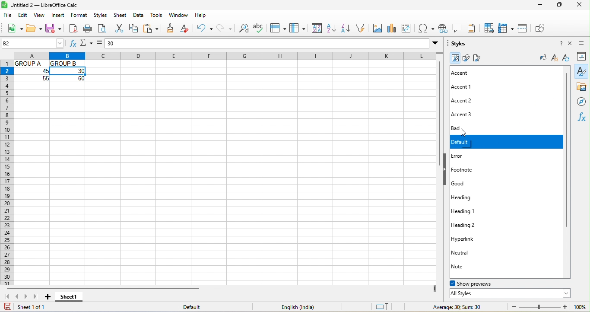 The height and width of the screenshot is (312, 590). I want to click on hypelink, so click(444, 28).